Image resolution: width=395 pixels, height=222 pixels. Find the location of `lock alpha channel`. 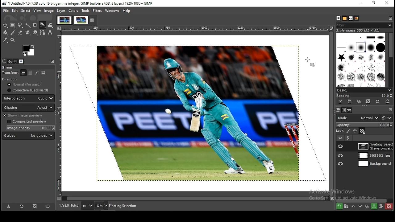

lock alpha channel is located at coordinates (362, 131).